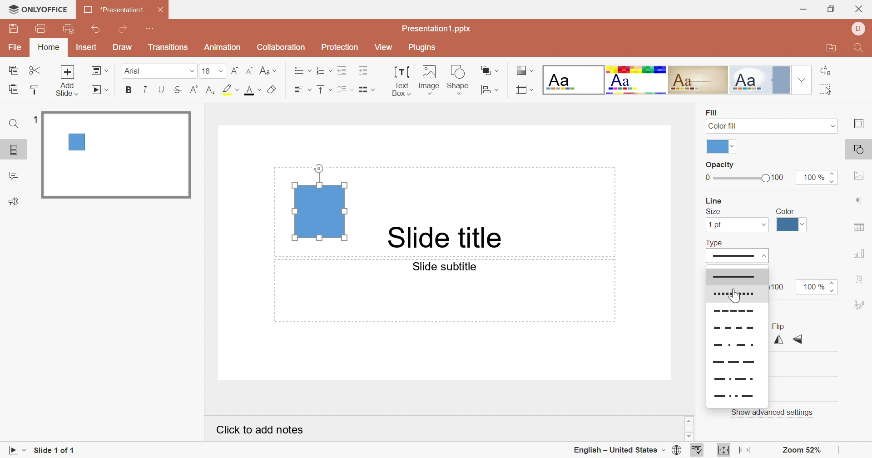  I want to click on 1 pt, so click(714, 225).